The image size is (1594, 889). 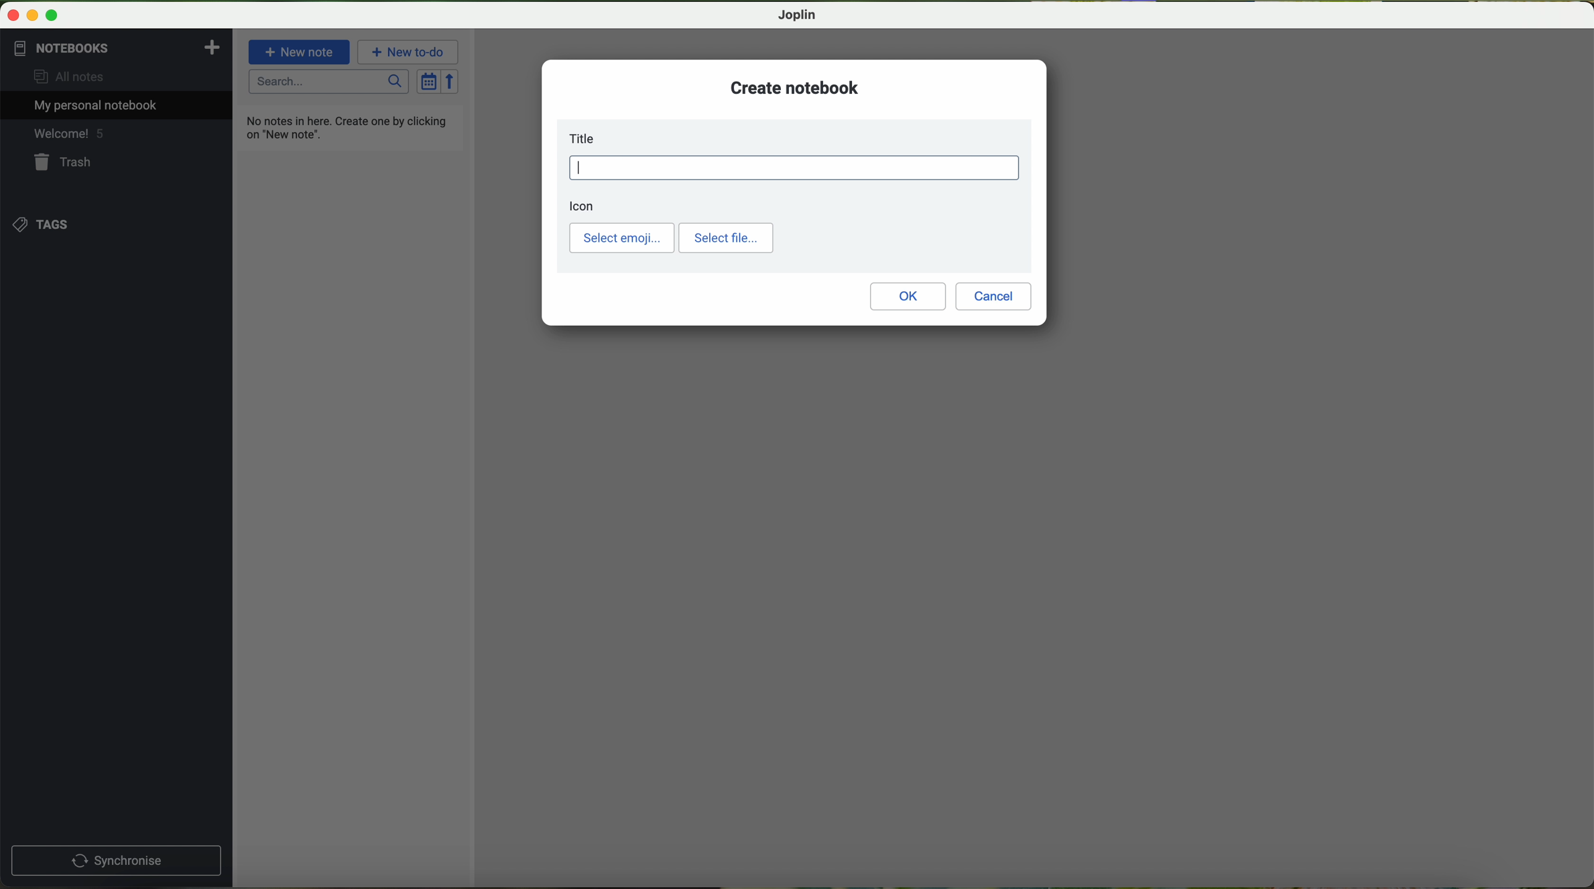 I want to click on , so click(x=454, y=83).